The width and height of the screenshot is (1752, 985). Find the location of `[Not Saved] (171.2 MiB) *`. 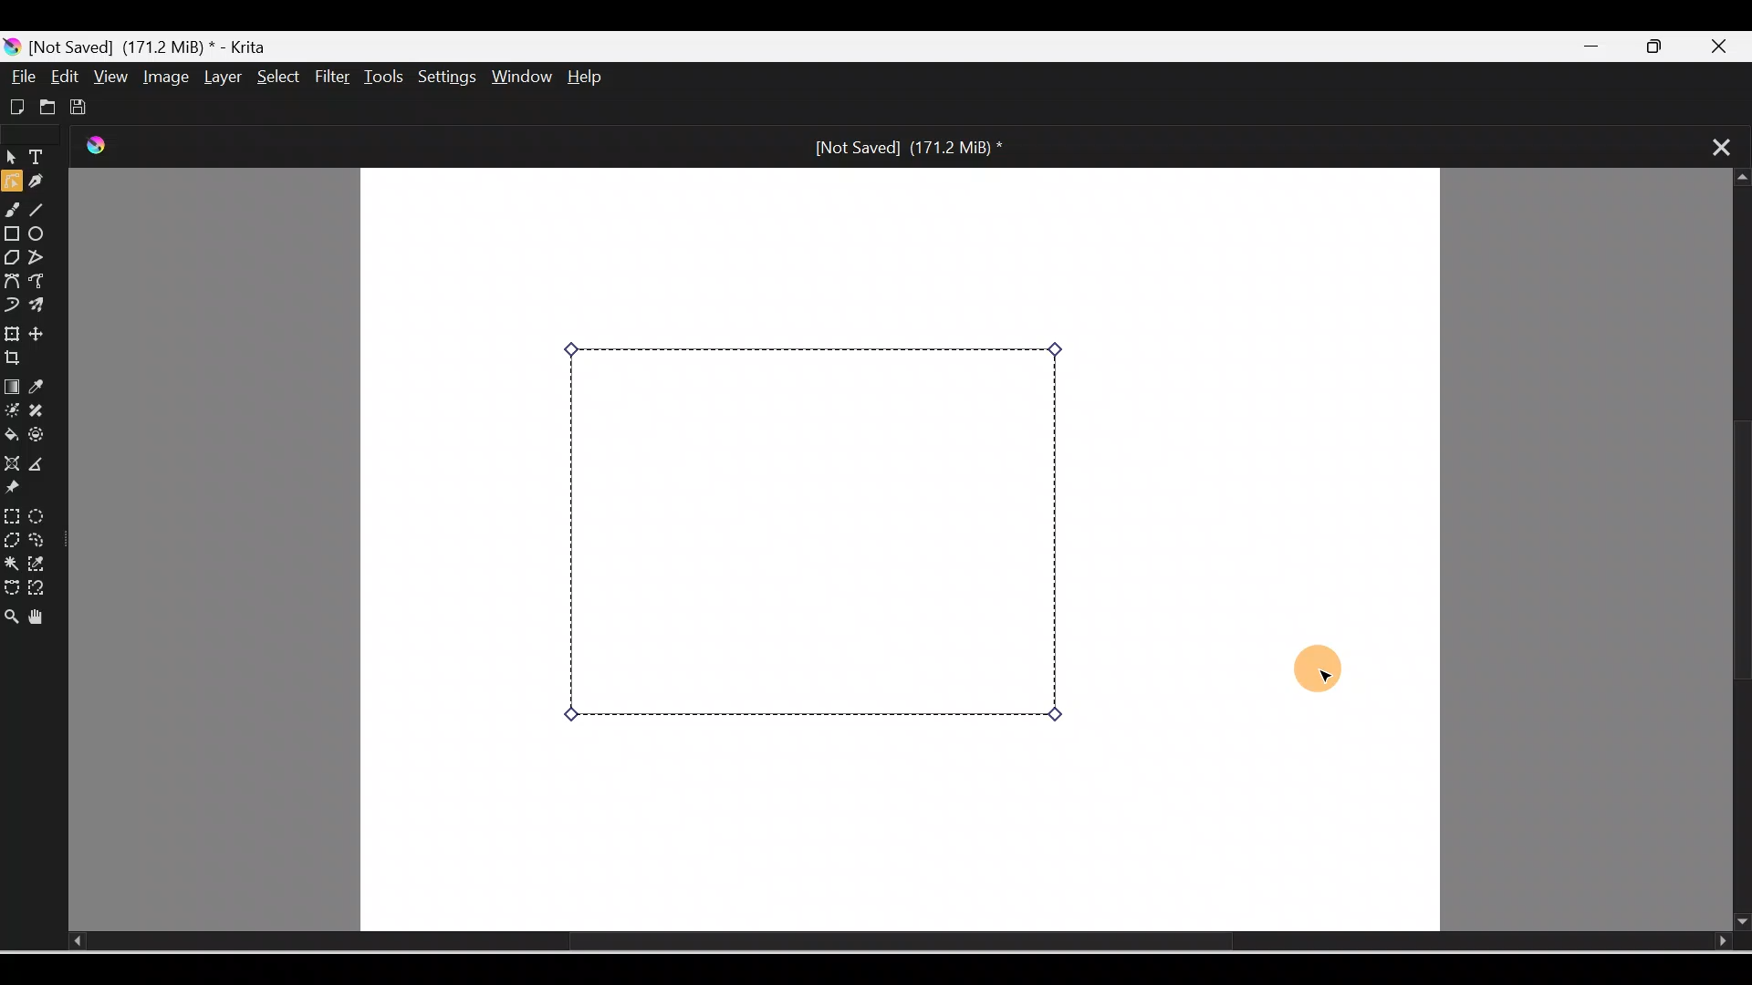

[Not Saved] (171.2 MiB) * is located at coordinates (906, 147).